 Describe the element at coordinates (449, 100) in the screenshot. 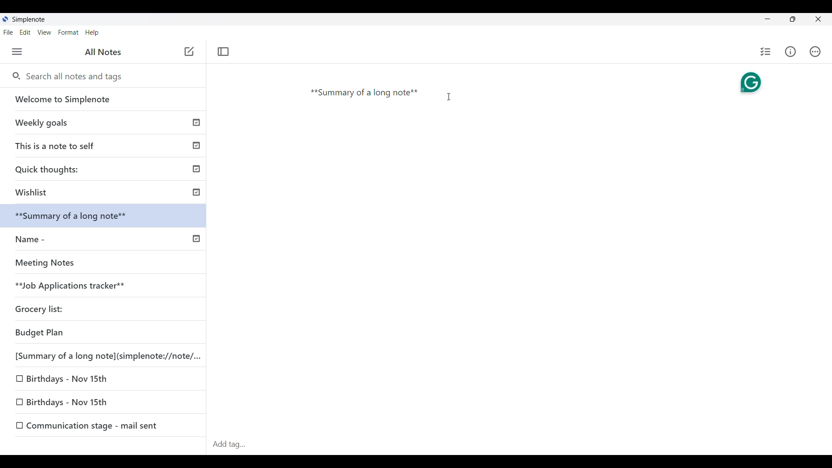

I see `Cursor` at that location.